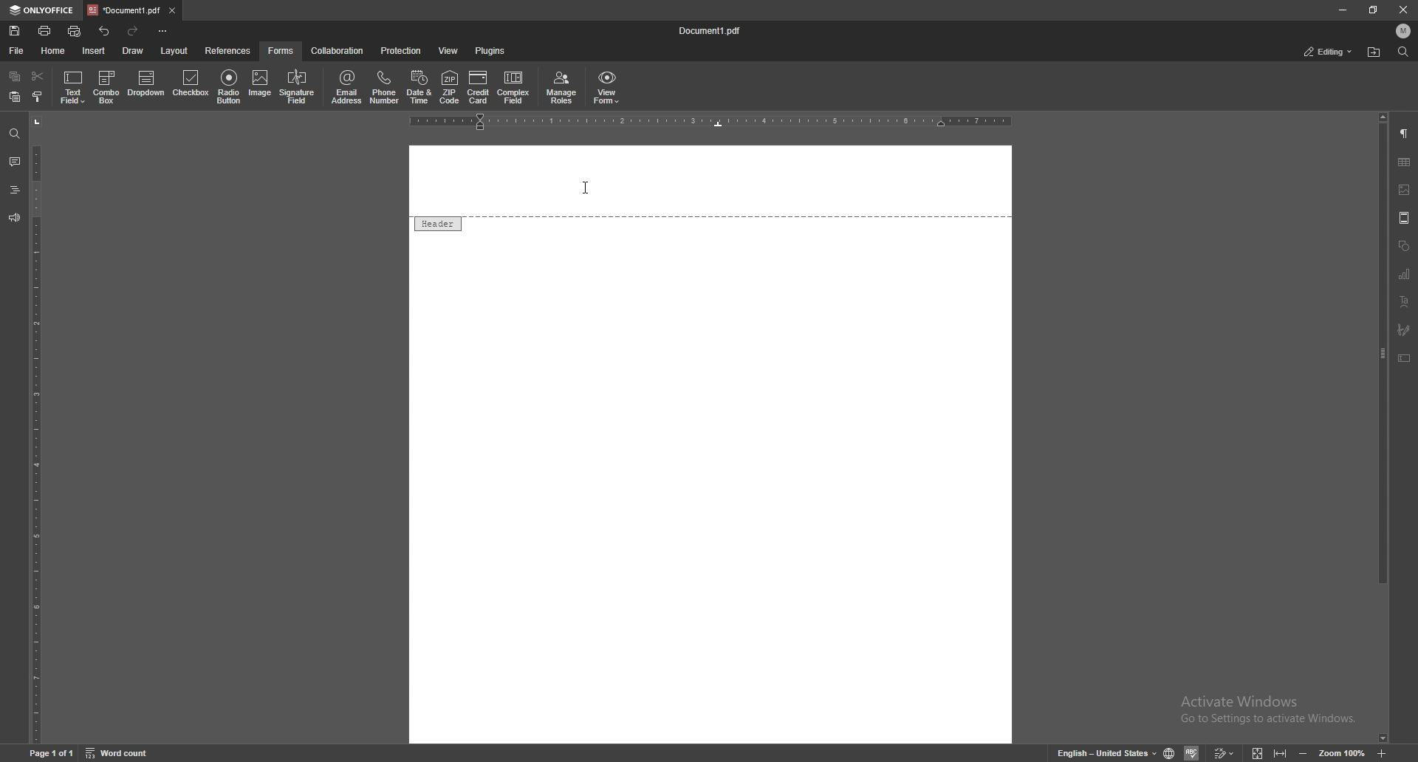 This screenshot has width=1418, height=762. What do you see at coordinates (1405, 218) in the screenshot?
I see `header/footer` at bounding box center [1405, 218].